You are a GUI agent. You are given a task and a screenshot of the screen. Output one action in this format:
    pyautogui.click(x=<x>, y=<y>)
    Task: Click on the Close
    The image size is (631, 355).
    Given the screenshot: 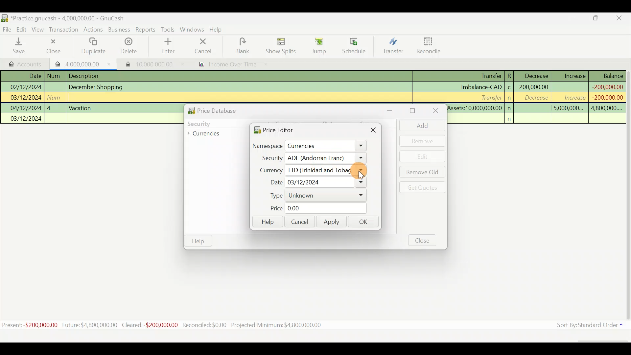 What is the action you would take?
    pyautogui.click(x=434, y=111)
    